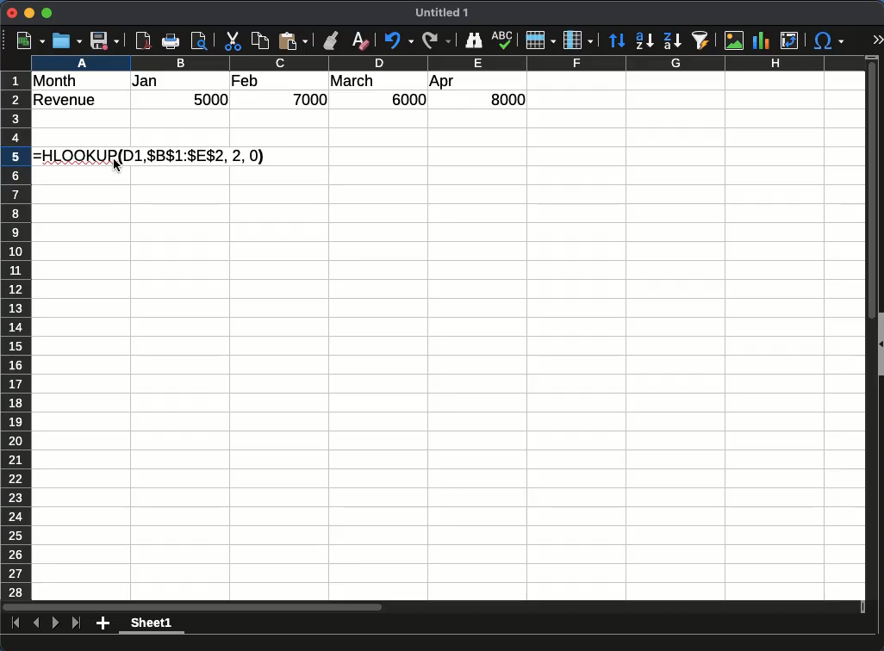  What do you see at coordinates (16, 336) in the screenshot?
I see `rows` at bounding box center [16, 336].